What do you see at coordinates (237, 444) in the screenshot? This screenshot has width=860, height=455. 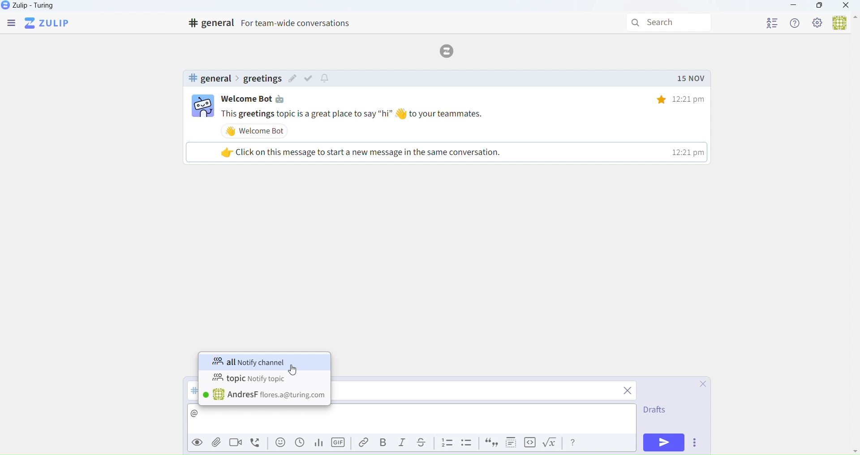 I see `VideoCall` at bounding box center [237, 444].